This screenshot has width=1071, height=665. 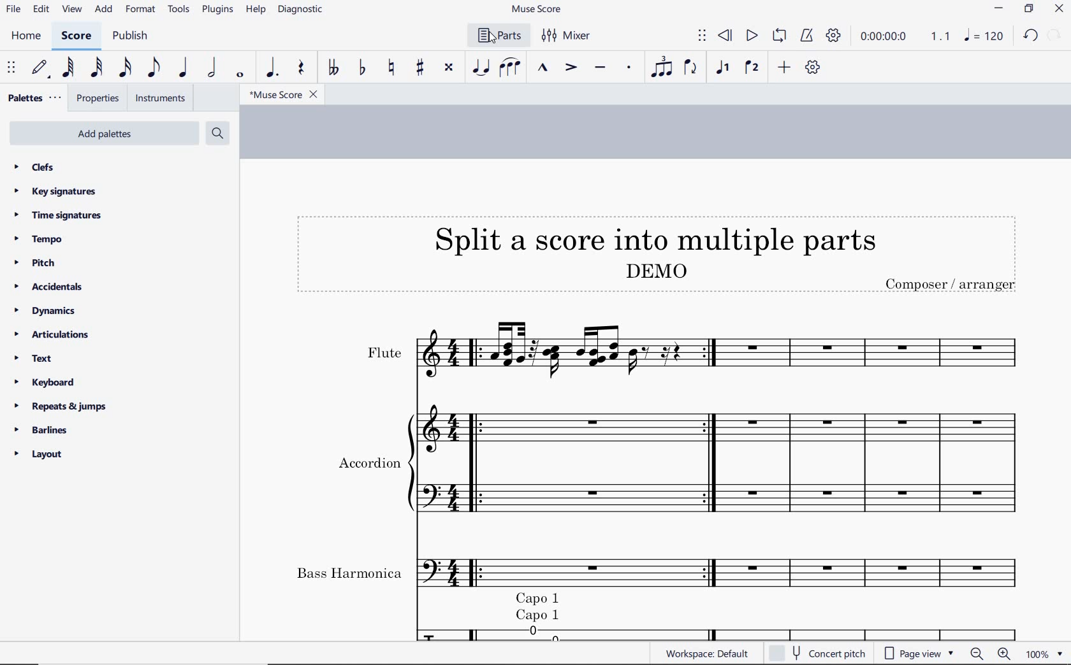 I want to click on help, so click(x=256, y=10).